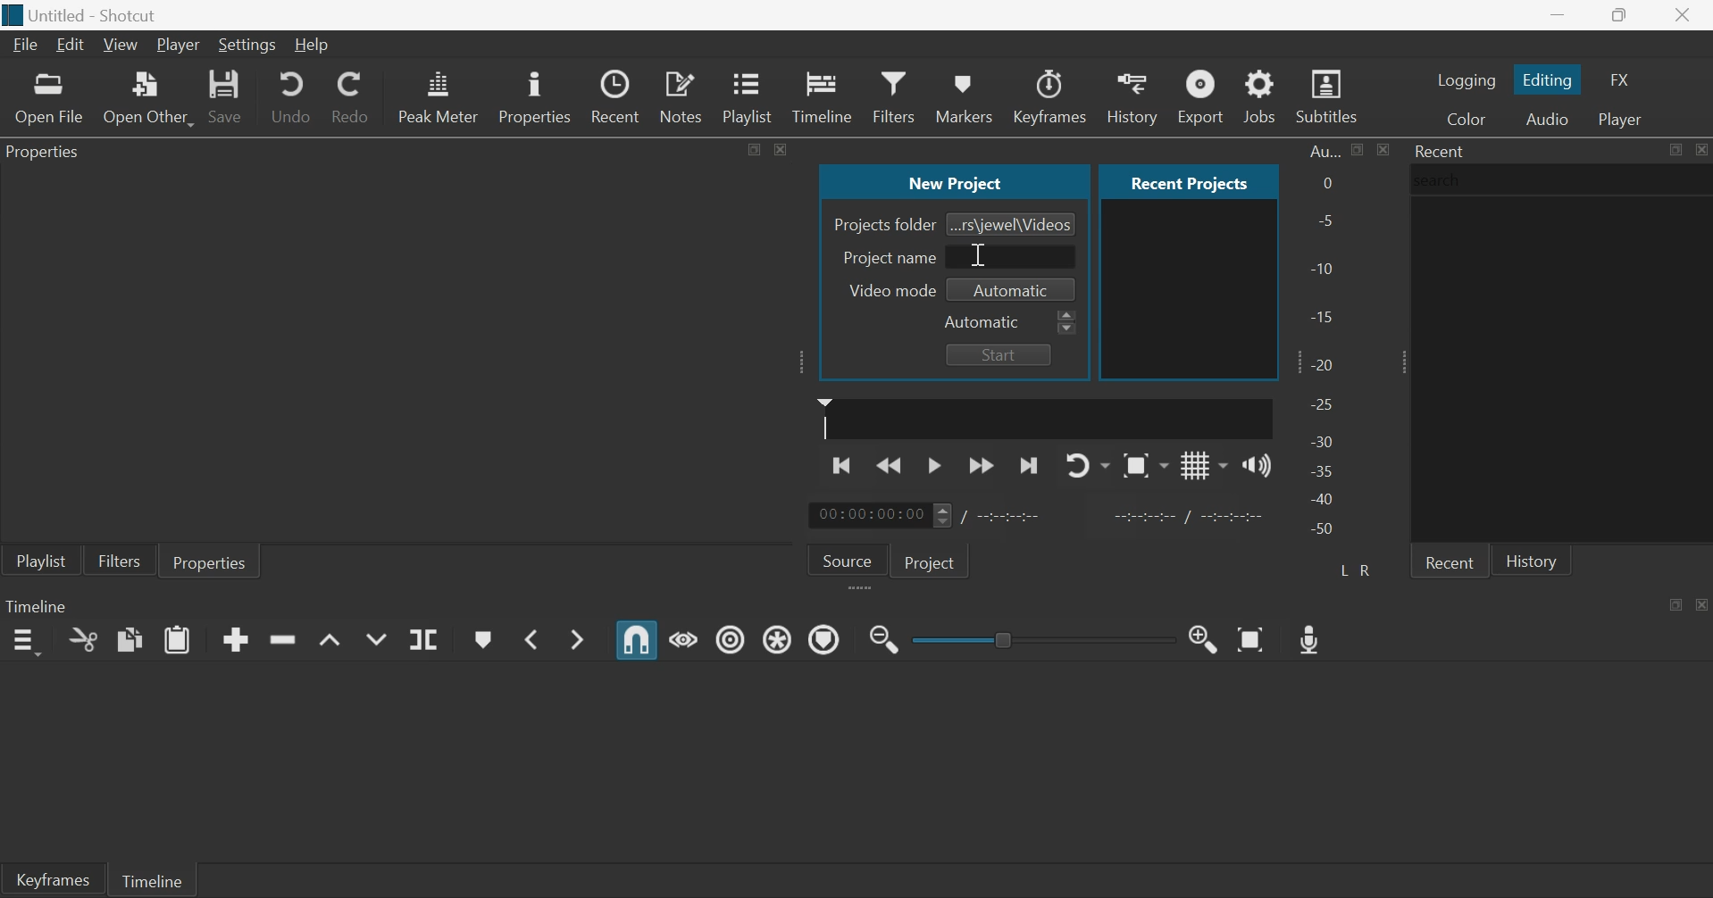 This screenshot has height=898, width=1713. I want to click on Start, so click(999, 354).